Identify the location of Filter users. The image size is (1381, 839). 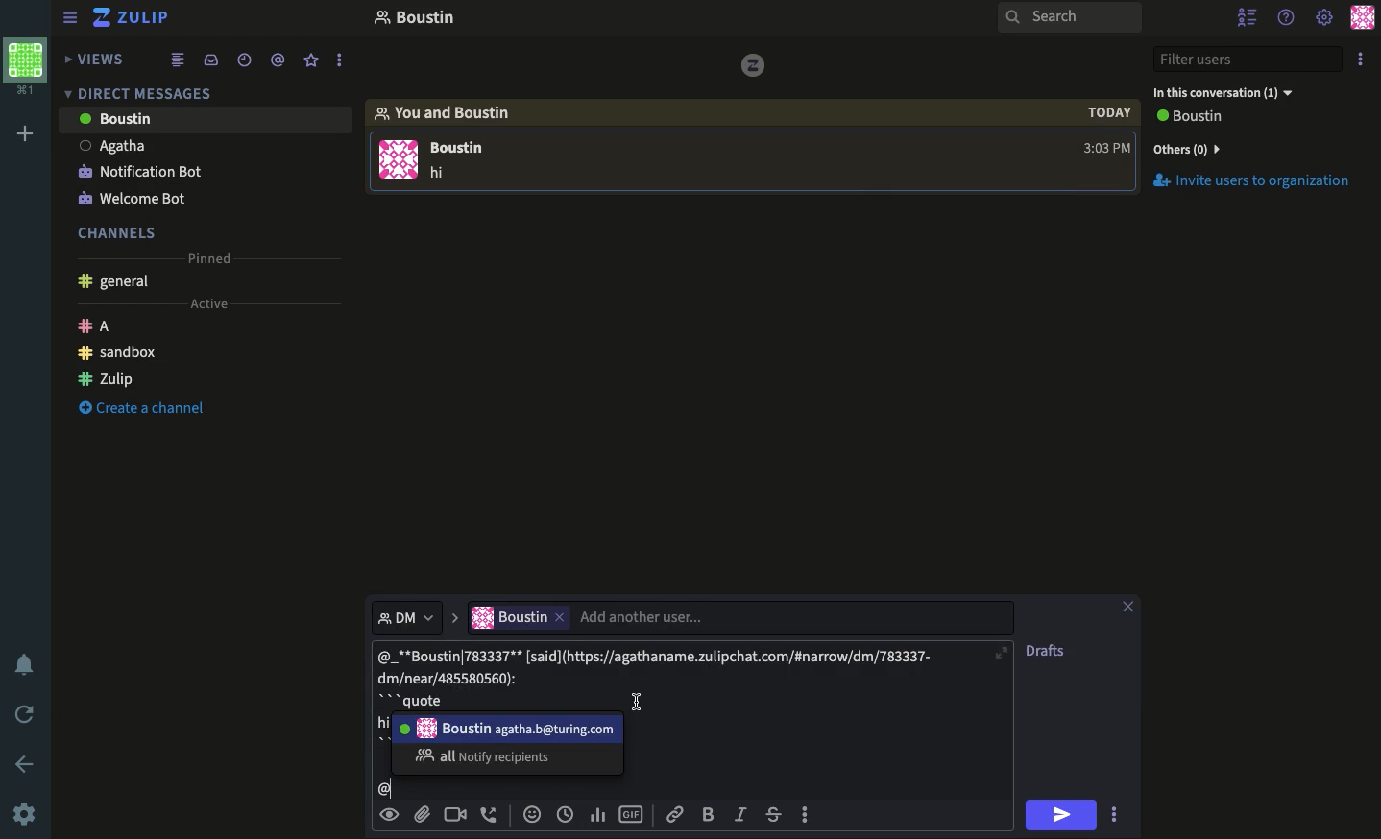
(1250, 60).